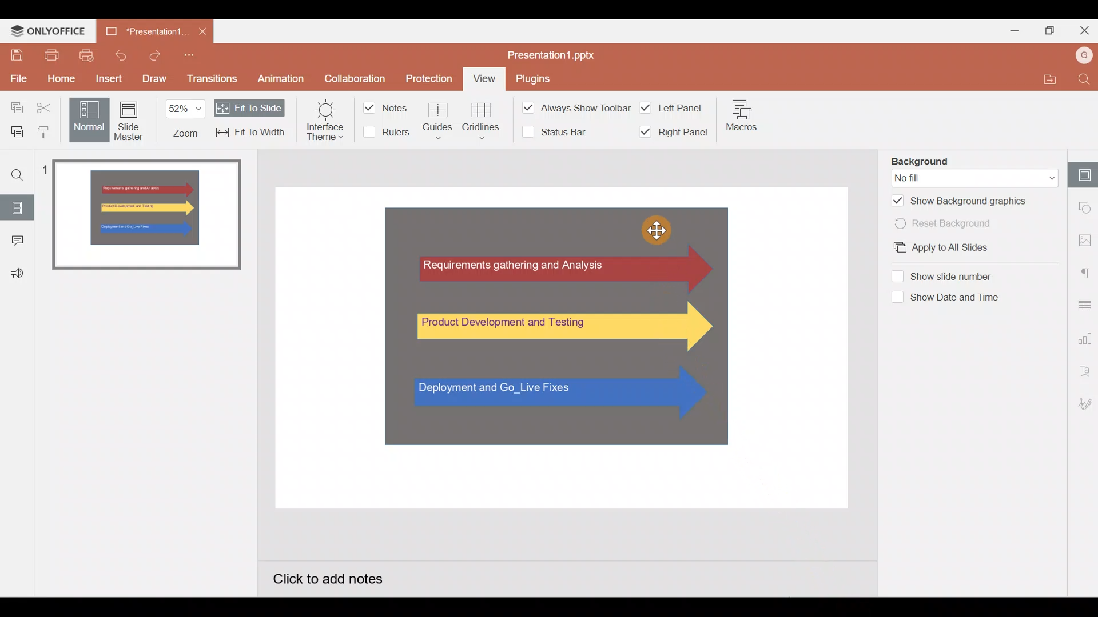 This screenshot has width=1098, height=617. What do you see at coordinates (533, 80) in the screenshot?
I see `Plugins` at bounding box center [533, 80].